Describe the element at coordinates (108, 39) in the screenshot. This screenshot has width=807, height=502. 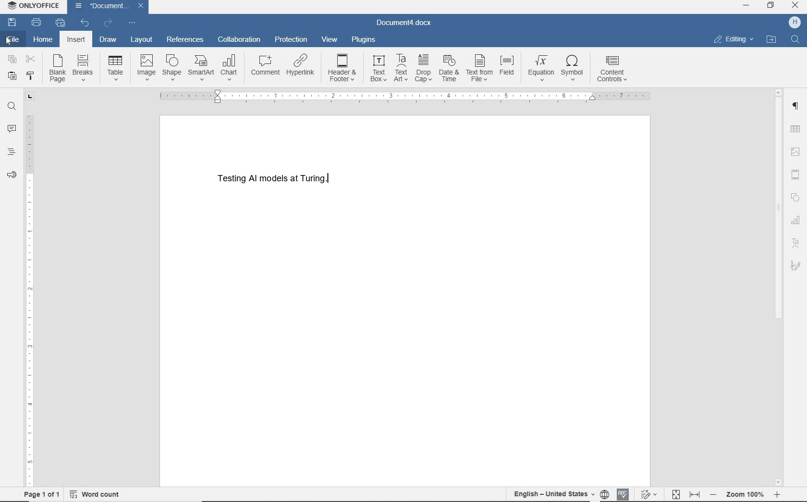
I see `draw` at that location.